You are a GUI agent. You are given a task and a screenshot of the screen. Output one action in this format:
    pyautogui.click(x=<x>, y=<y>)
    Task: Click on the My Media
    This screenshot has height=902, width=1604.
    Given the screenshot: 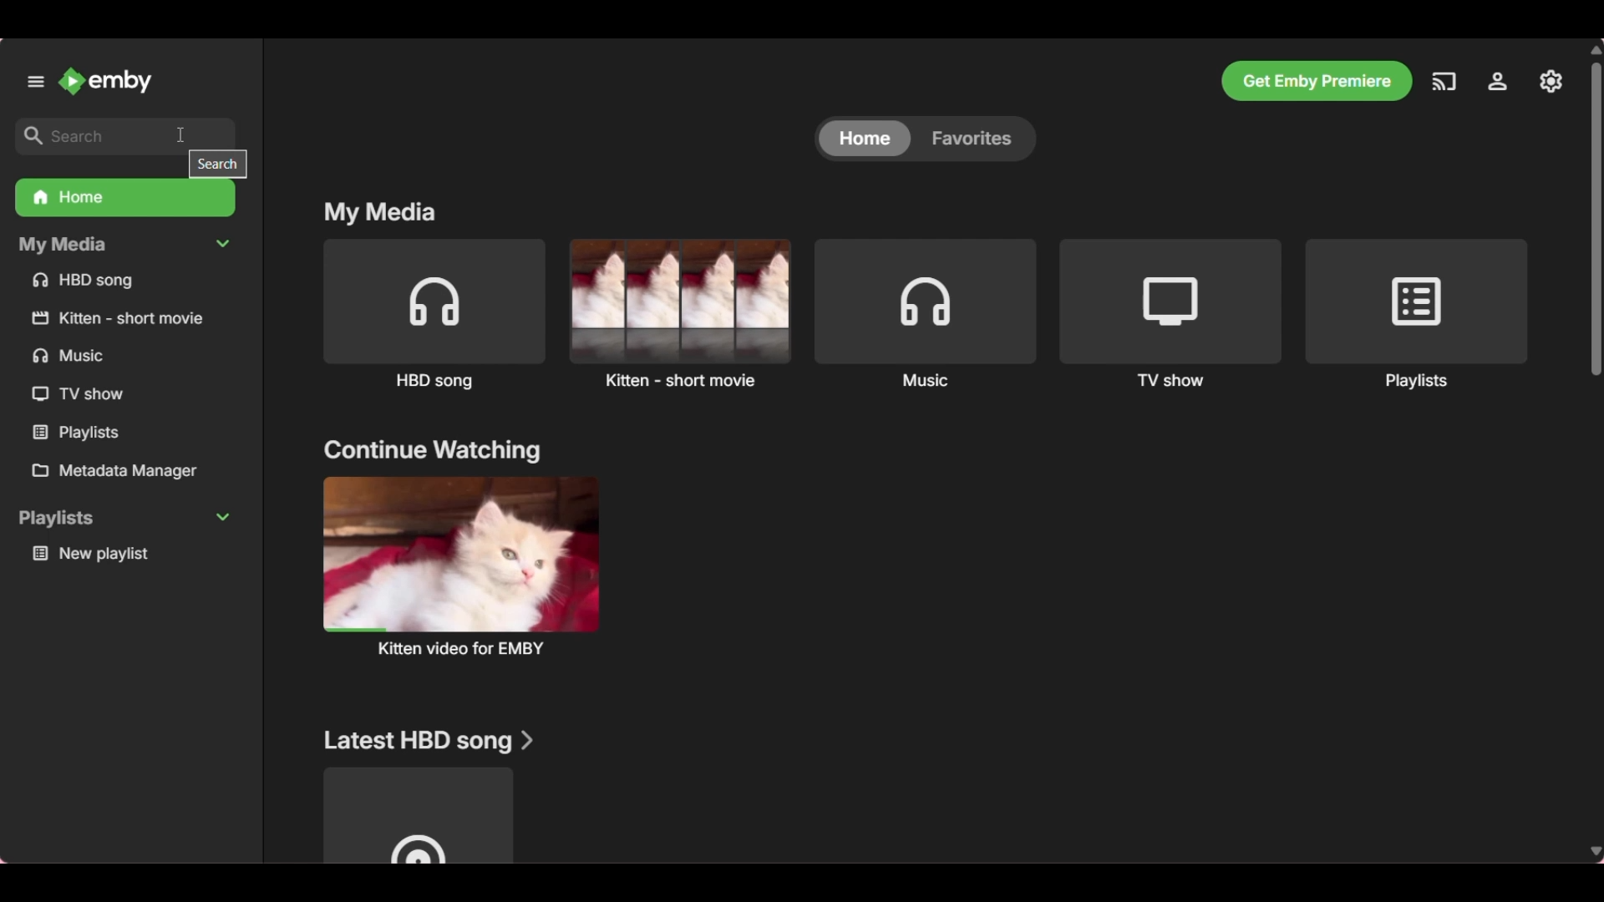 What is the action you would take?
    pyautogui.click(x=125, y=246)
    